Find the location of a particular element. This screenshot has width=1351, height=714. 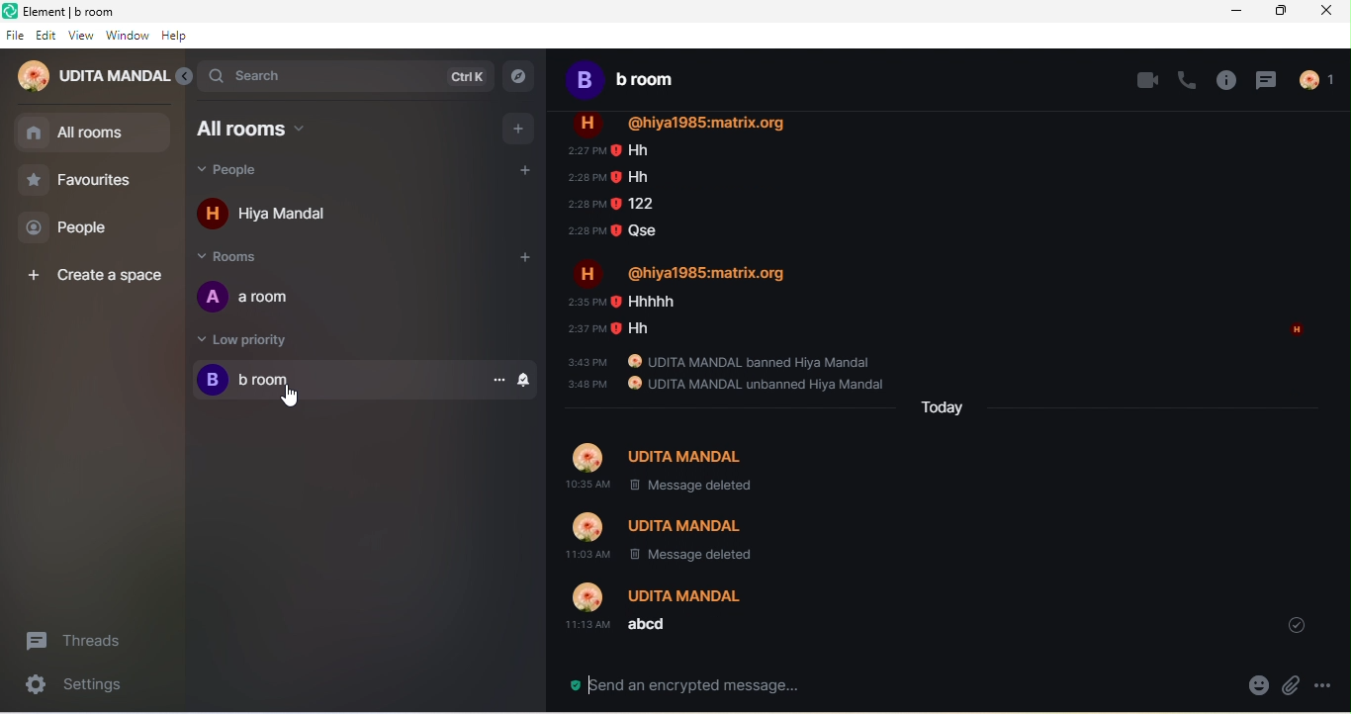

option is located at coordinates (1327, 686).